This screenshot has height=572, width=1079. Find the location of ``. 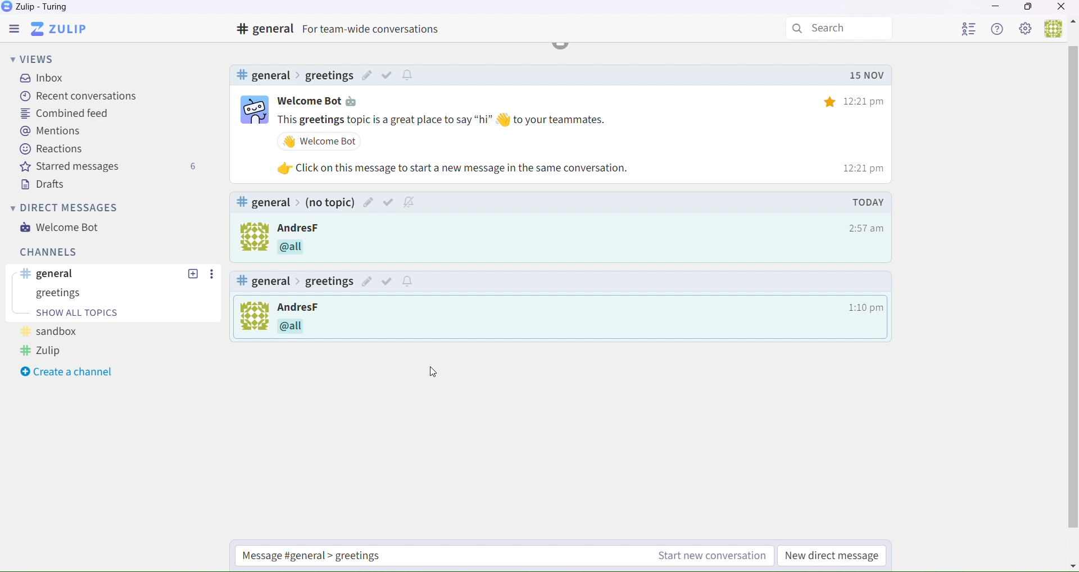

 is located at coordinates (389, 201).